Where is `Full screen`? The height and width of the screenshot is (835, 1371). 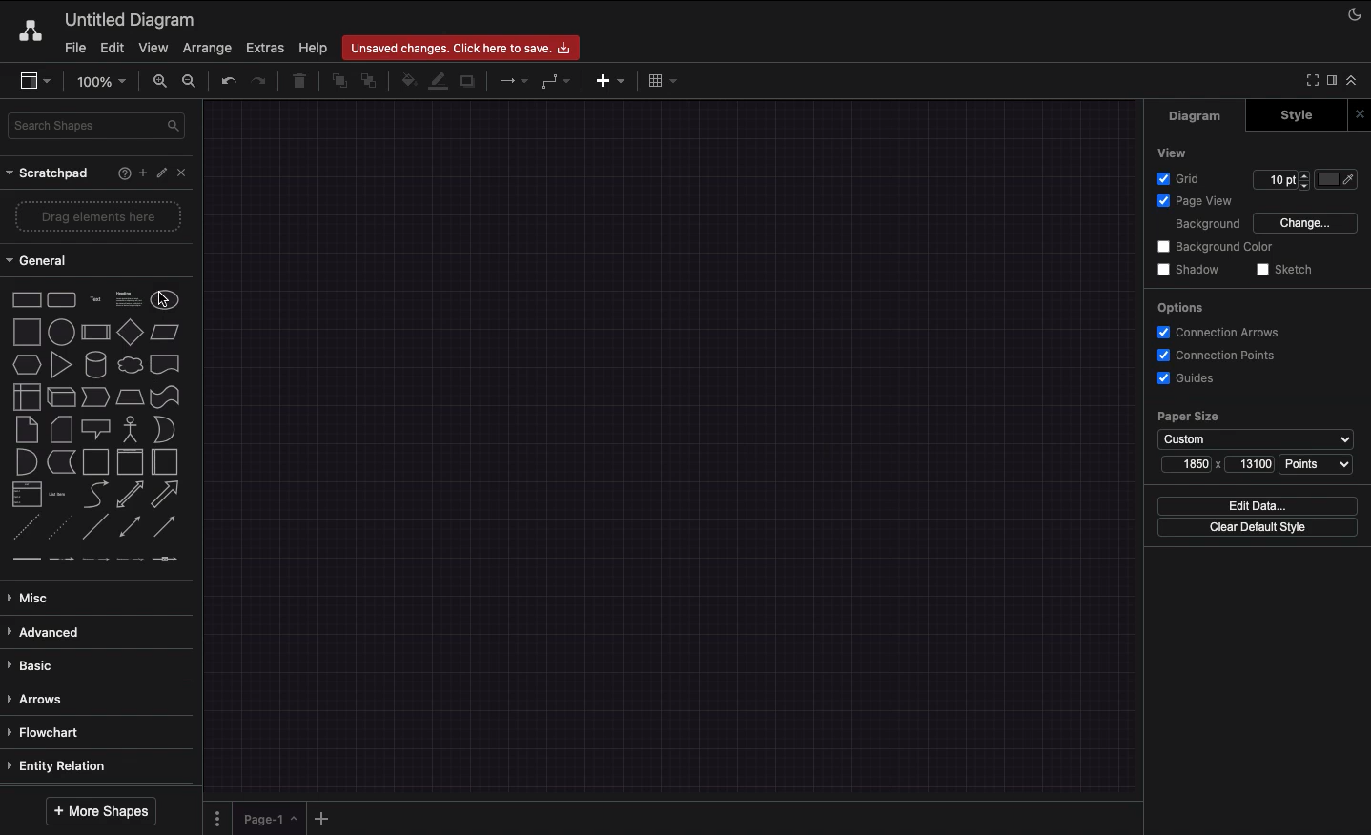
Full screen is located at coordinates (1310, 79).